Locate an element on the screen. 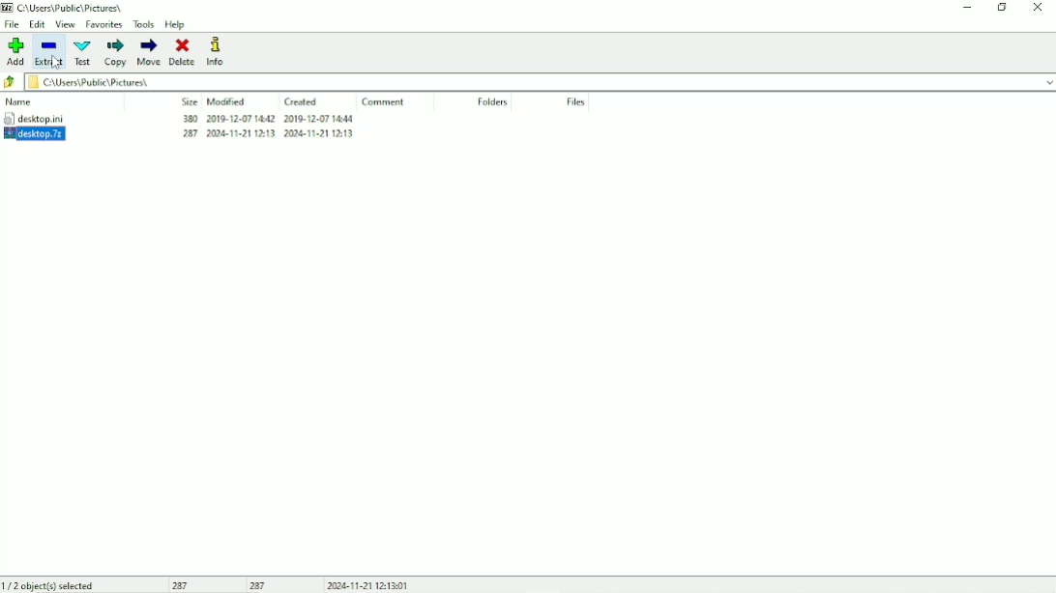 This screenshot has width=1056, height=593. Minimize is located at coordinates (965, 9).